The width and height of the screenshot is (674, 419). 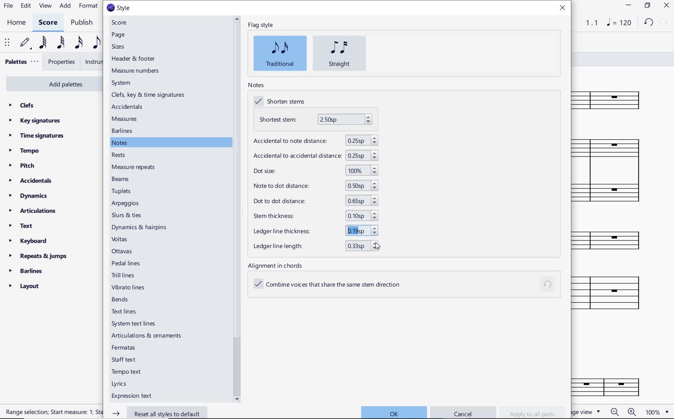 What do you see at coordinates (314, 201) in the screenshot?
I see `dot to dot distance` at bounding box center [314, 201].